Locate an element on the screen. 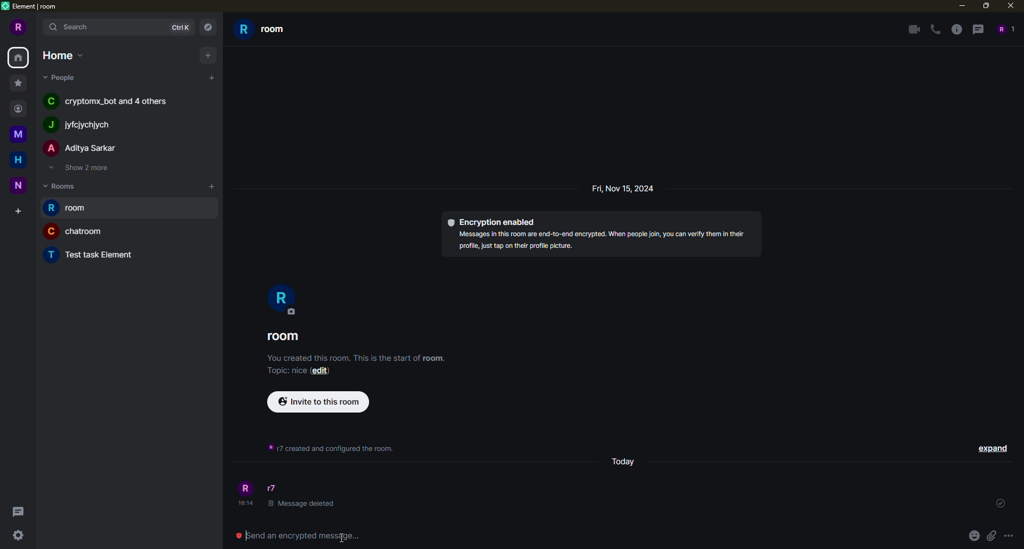 The height and width of the screenshot is (549, 1024). create space is located at coordinates (15, 210).